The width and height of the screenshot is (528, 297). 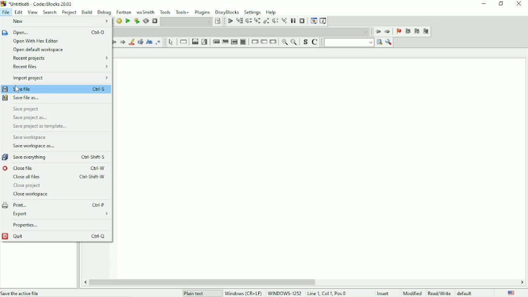 What do you see at coordinates (50, 12) in the screenshot?
I see `Search` at bounding box center [50, 12].